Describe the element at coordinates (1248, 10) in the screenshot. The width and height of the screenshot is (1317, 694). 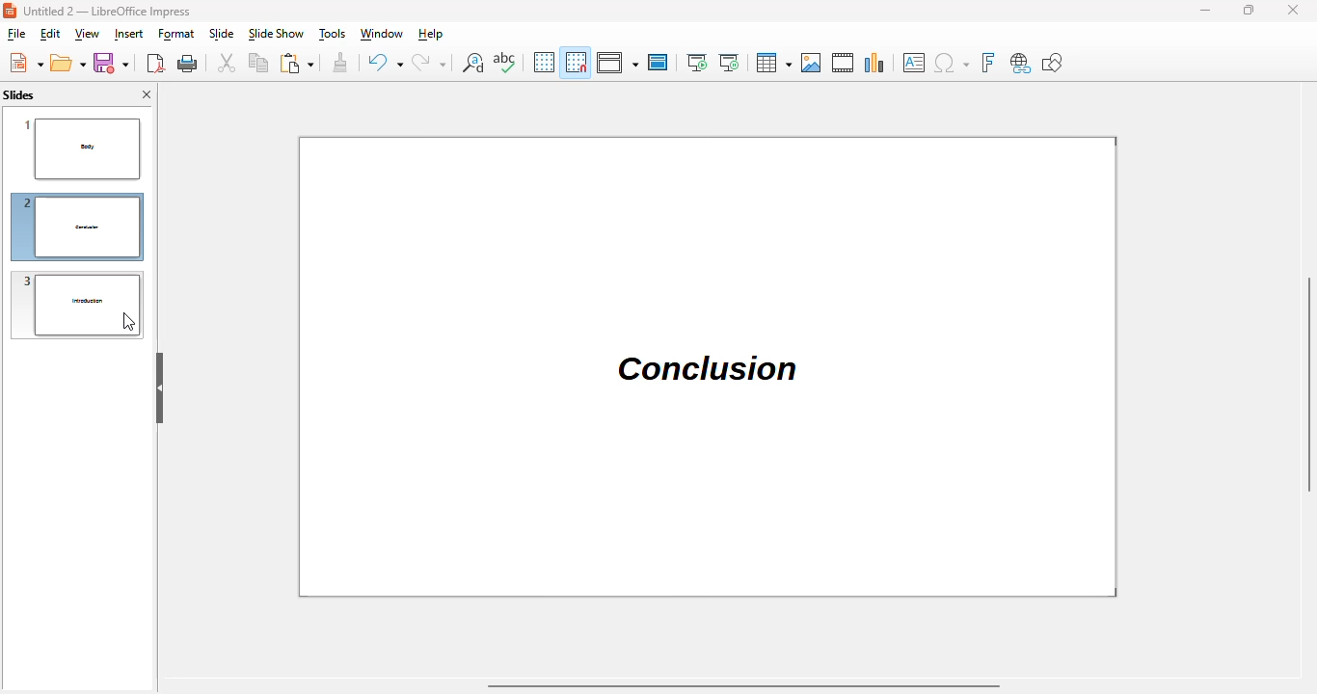
I see `maximize` at that location.